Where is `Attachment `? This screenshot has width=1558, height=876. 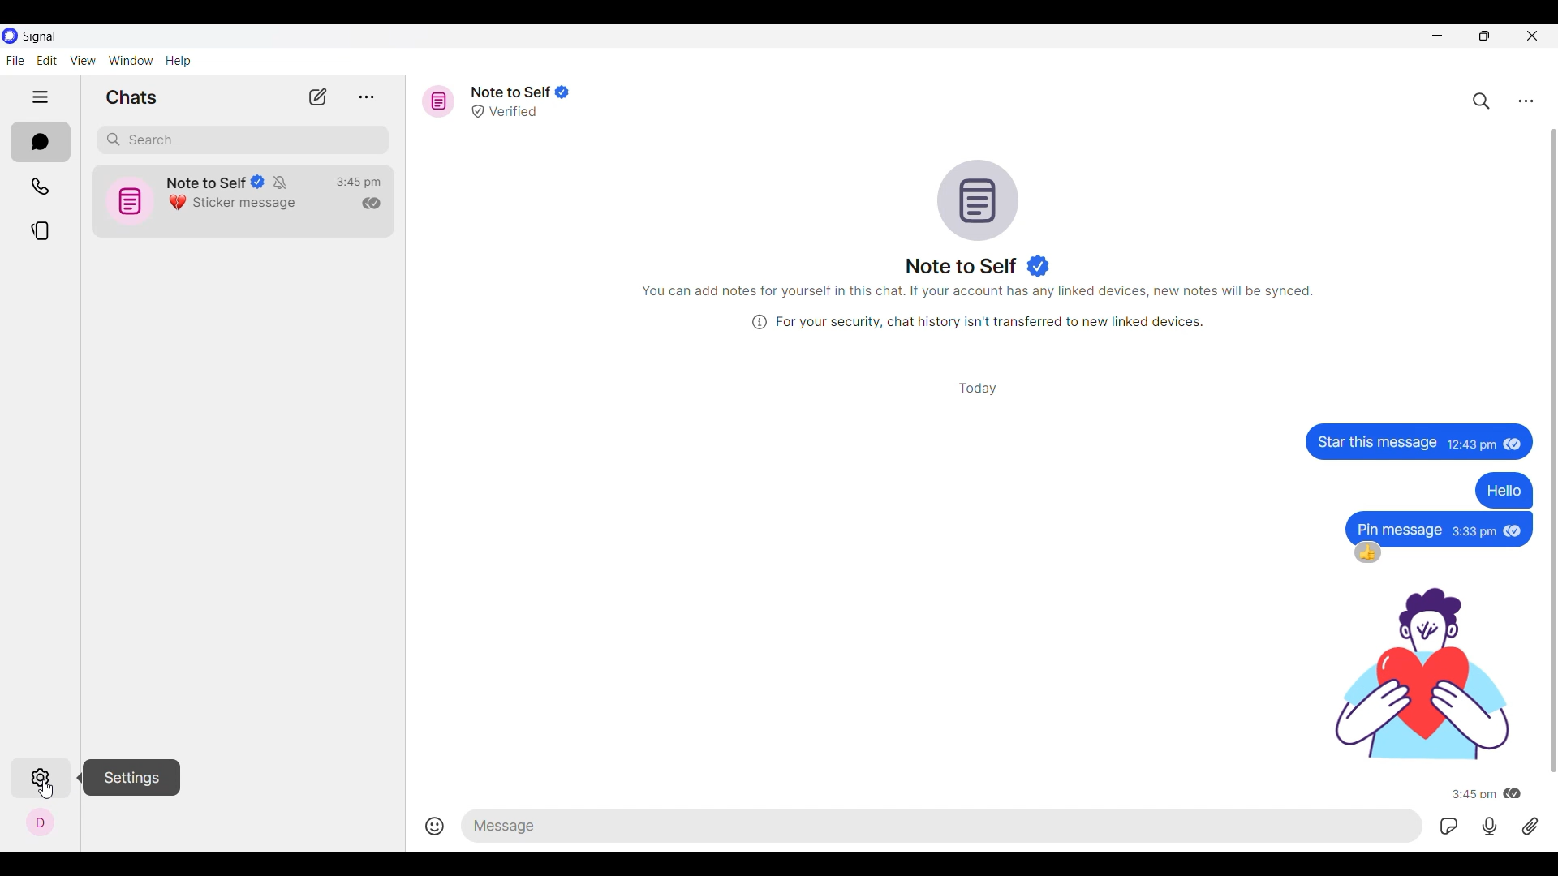
Attachment  is located at coordinates (1531, 826).